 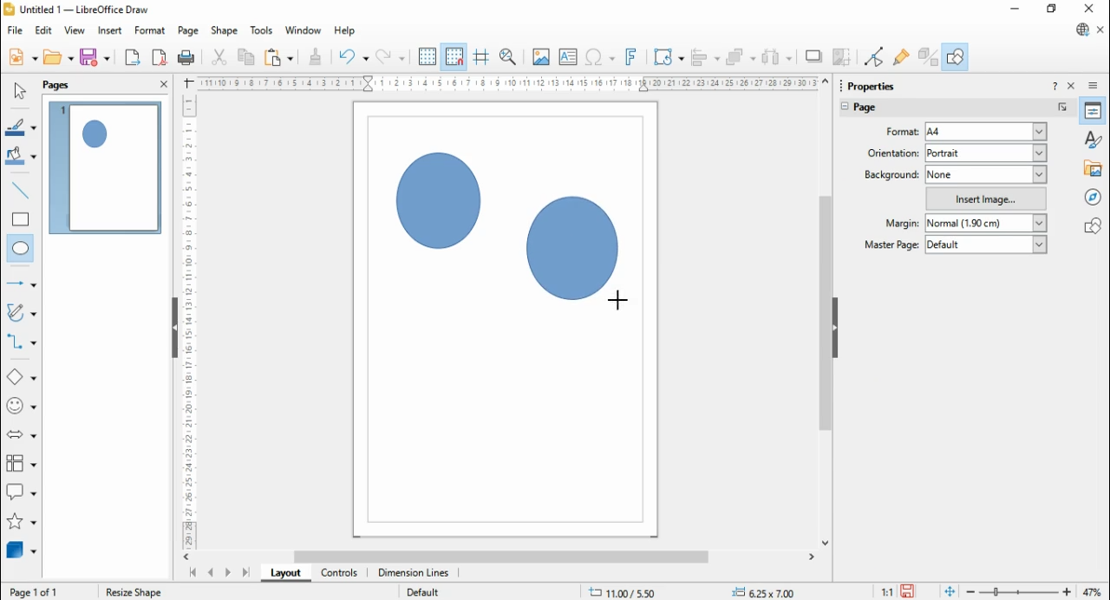 I want to click on rectangle, so click(x=21, y=218).